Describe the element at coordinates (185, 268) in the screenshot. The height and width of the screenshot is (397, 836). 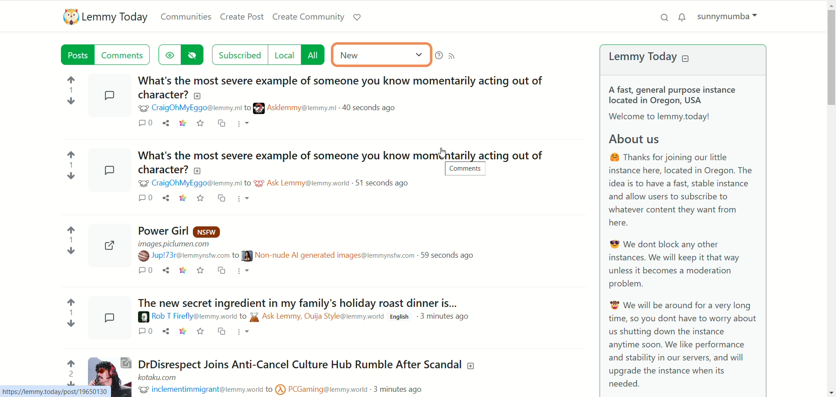
I see `link` at that location.